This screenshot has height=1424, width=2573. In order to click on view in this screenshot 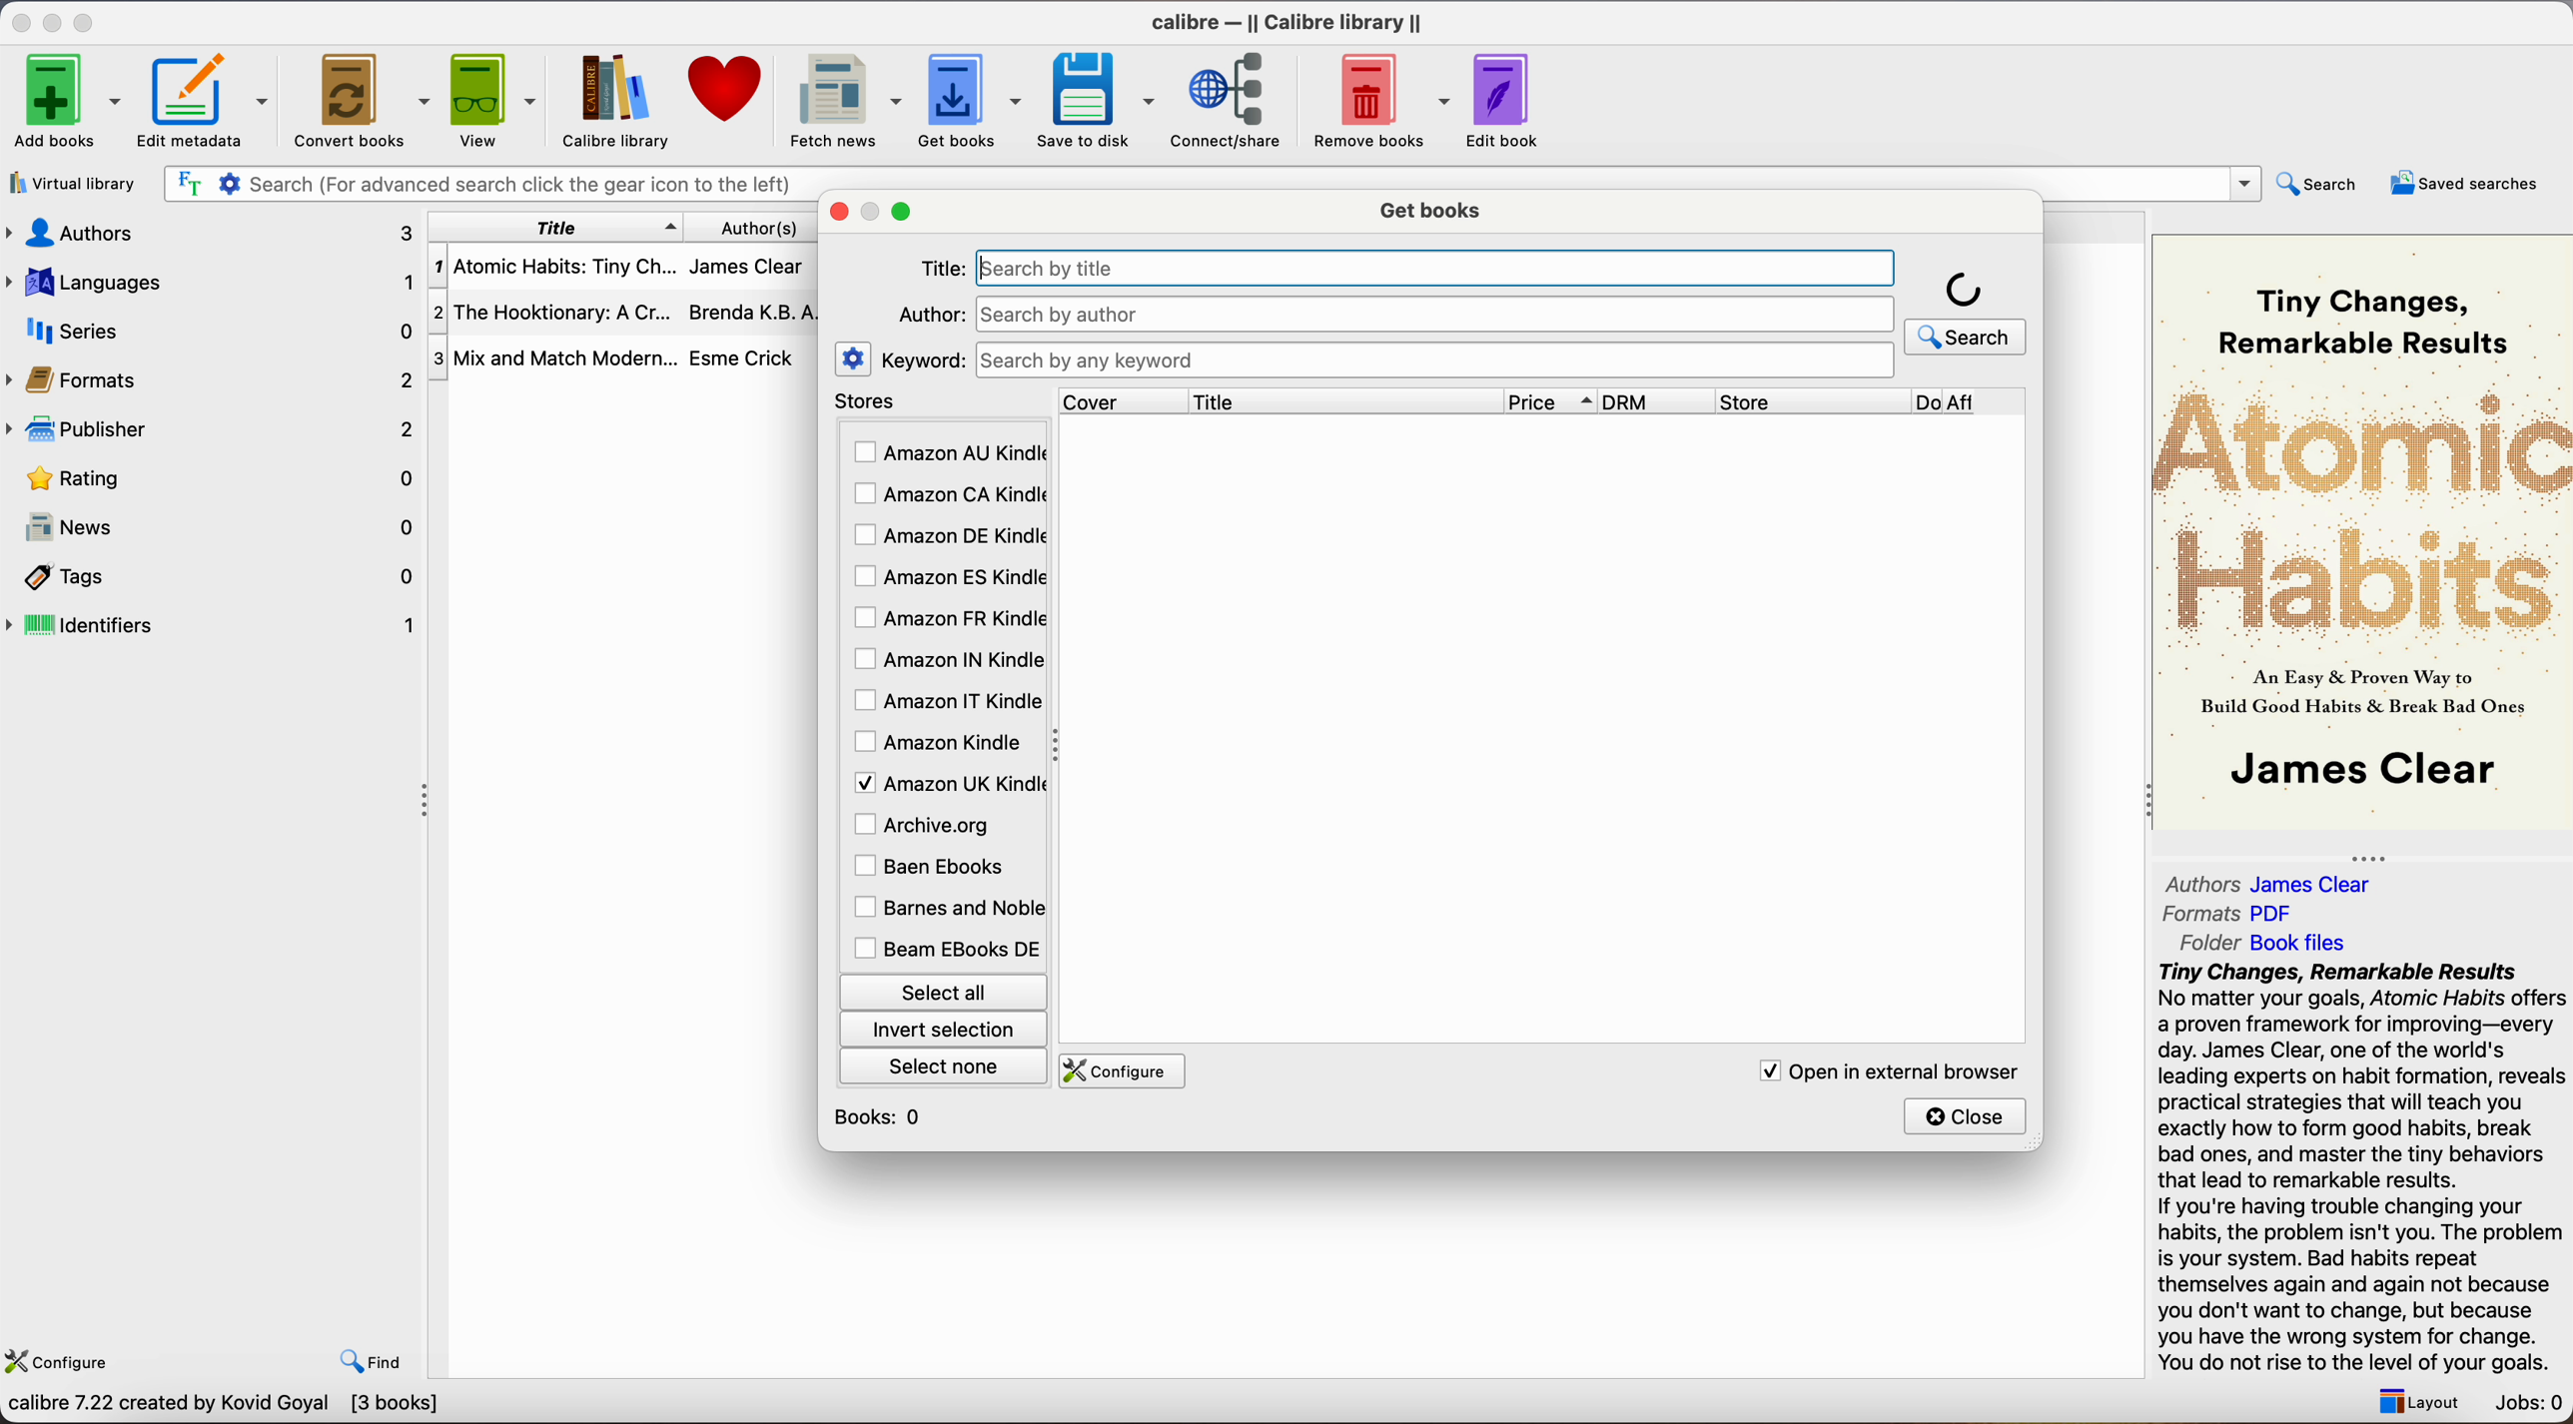, I will do `click(496, 99)`.